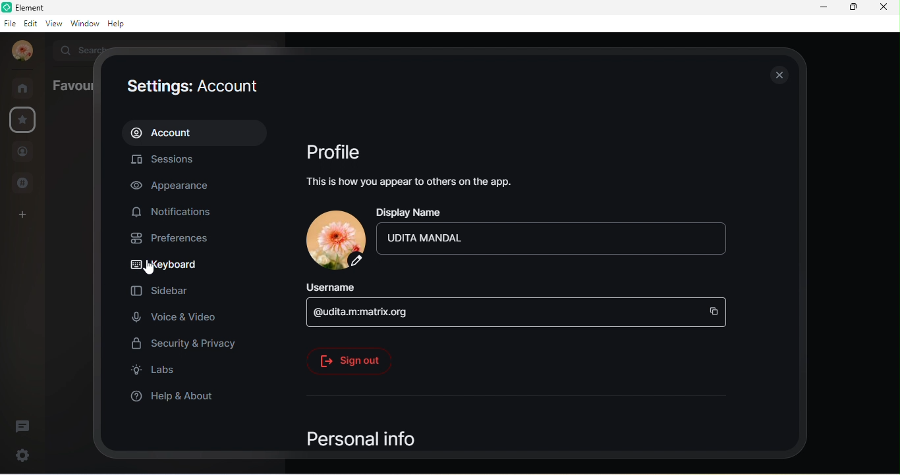 This screenshot has height=475, width=900. Describe the element at coordinates (23, 214) in the screenshot. I see `create a space` at that location.